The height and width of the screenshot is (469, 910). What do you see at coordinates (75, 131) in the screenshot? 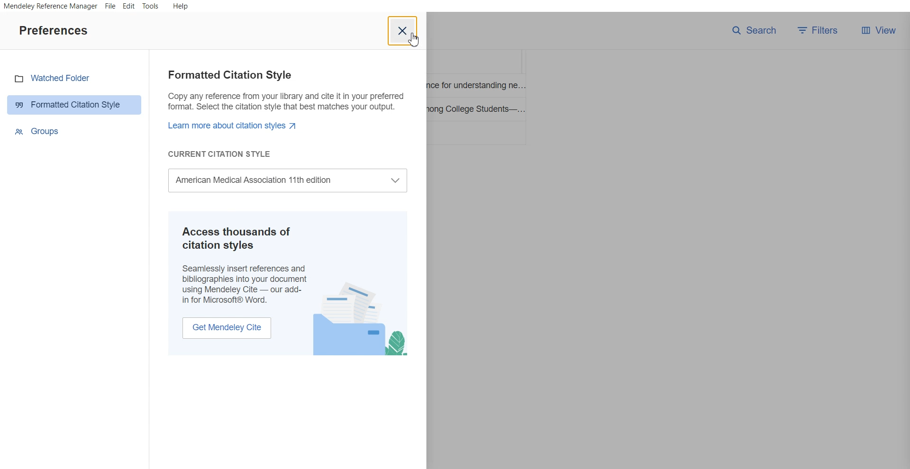
I see `Group` at bounding box center [75, 131].